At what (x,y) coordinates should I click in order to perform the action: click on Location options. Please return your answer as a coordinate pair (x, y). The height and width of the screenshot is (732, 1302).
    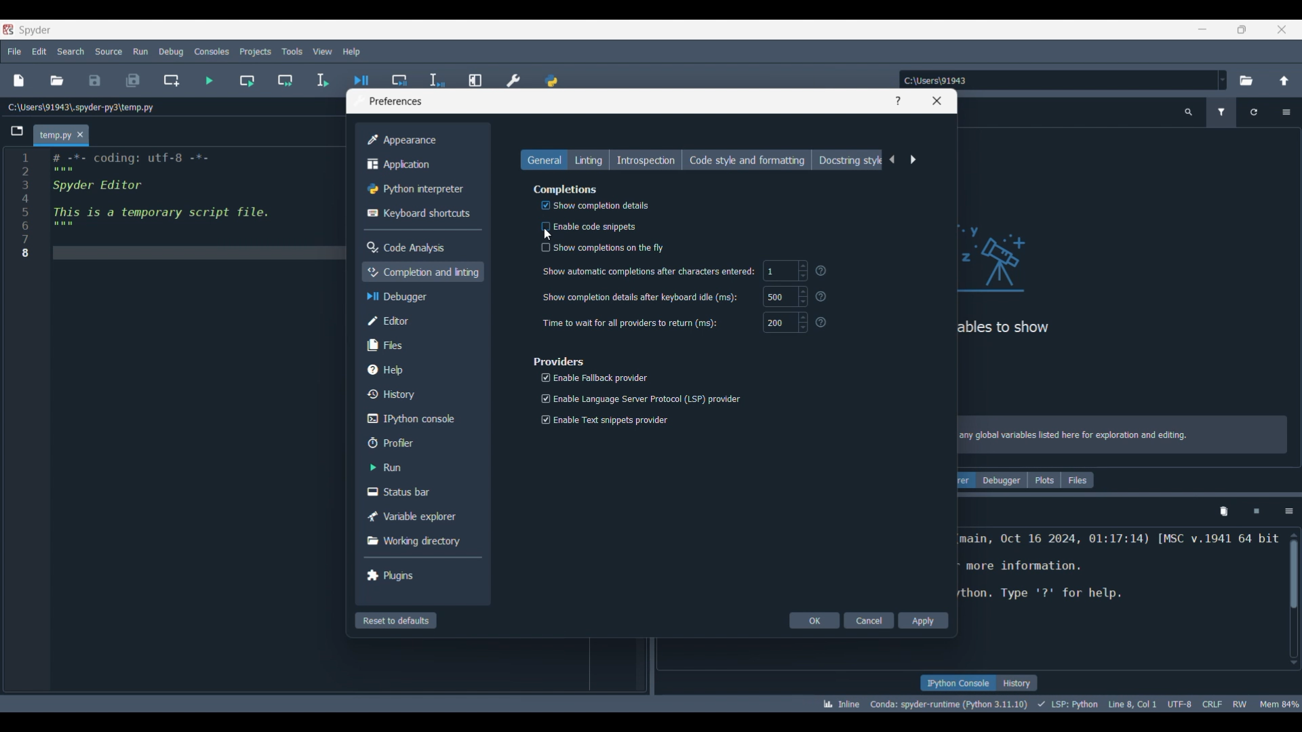
    Looking at the image, I should click on (1223, 80).